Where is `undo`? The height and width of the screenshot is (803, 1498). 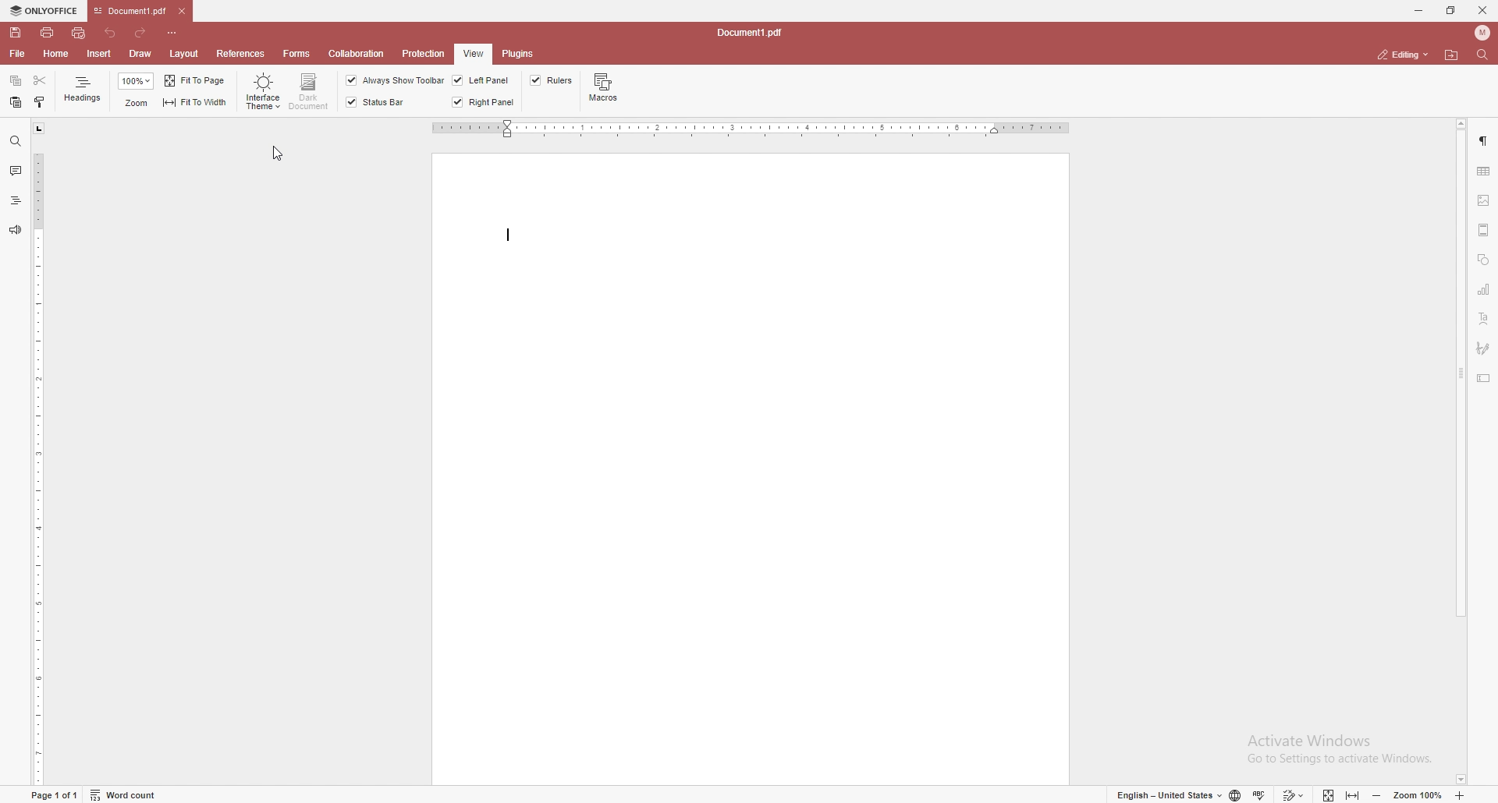
undo is located at coordinates (111, 33).